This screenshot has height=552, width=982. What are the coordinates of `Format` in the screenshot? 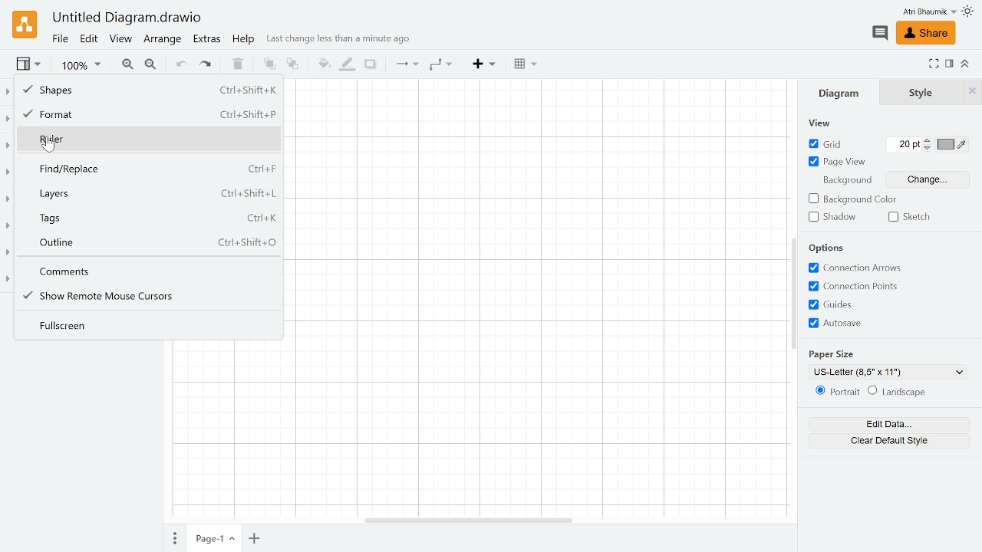 It's located at (950, 64).